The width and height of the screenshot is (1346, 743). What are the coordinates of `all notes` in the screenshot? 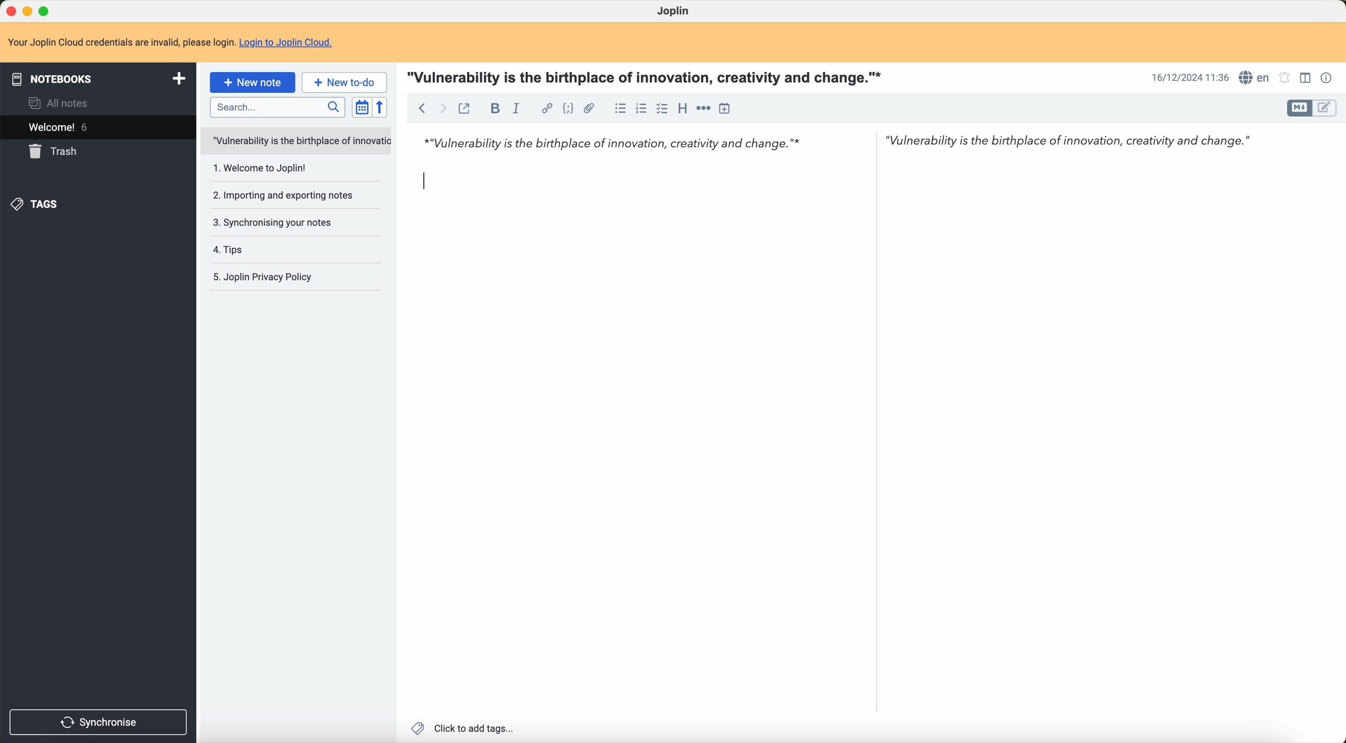 It's located at (59, 104).